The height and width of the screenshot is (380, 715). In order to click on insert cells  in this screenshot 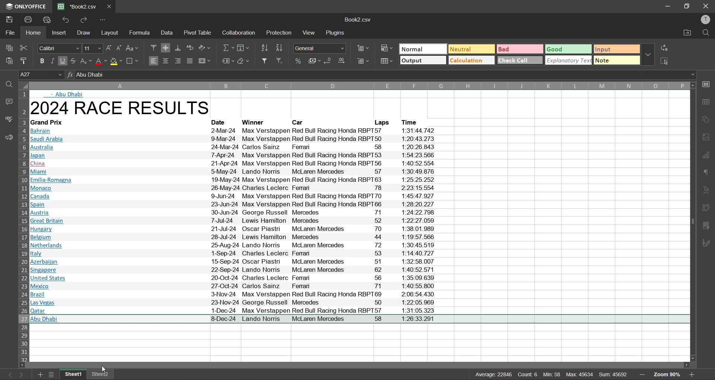, I will do `click(363, 48)`.